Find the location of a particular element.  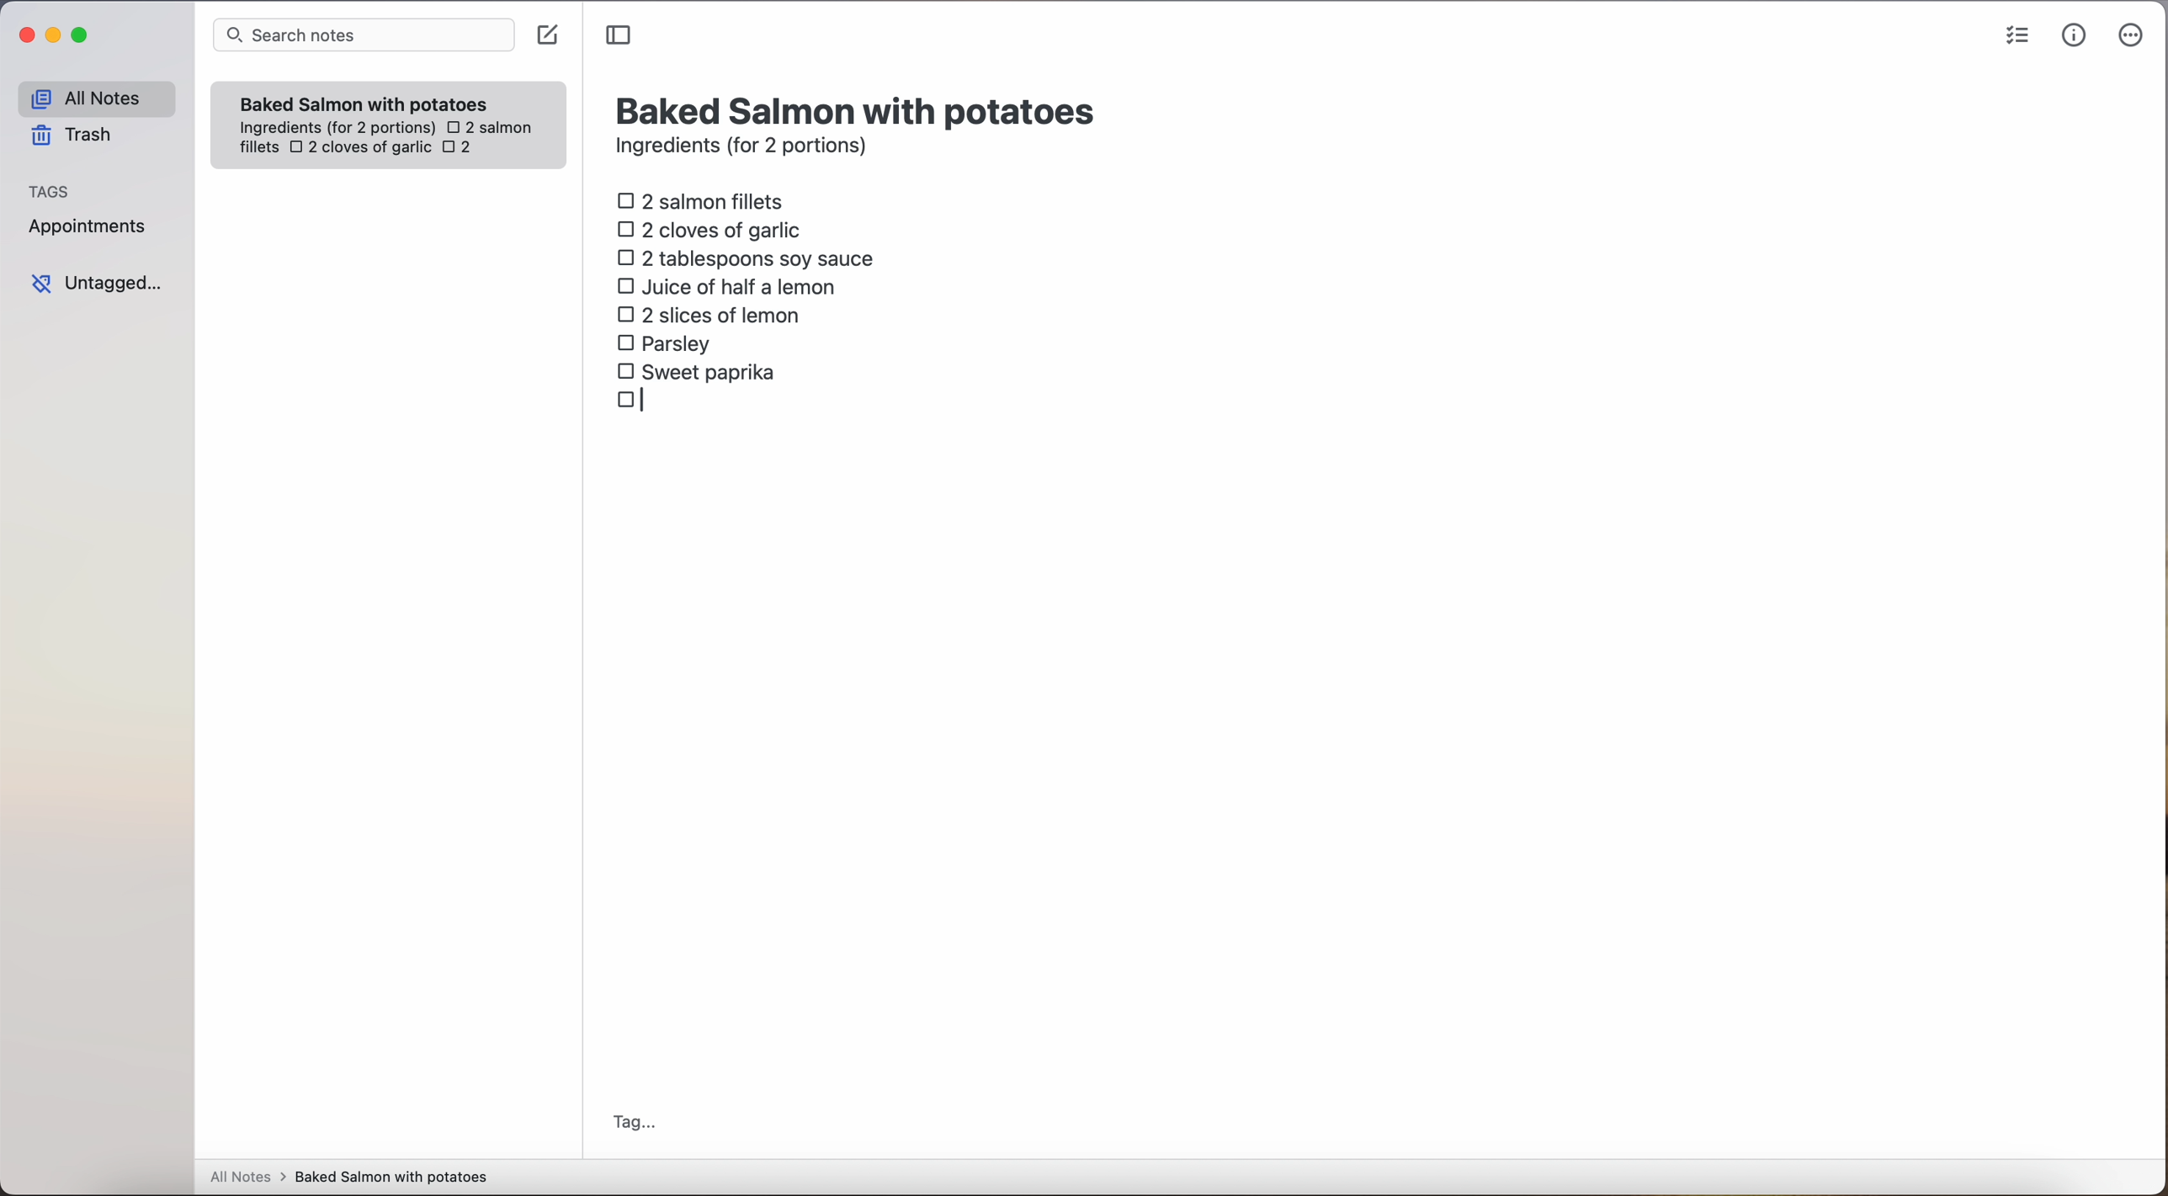

2 slices of lemon is located at coordinates (709, 315).